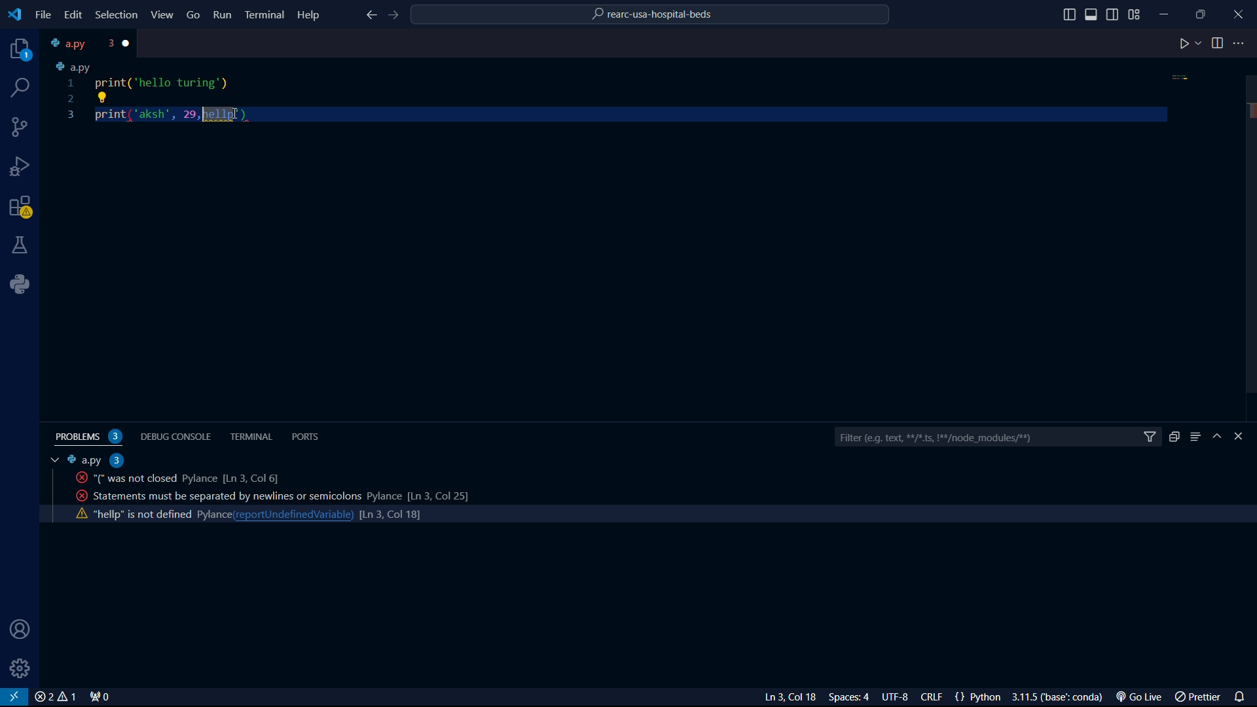 The width and height of the screenshot is (1257, 707). Describe the element at coordinates (1195, 437) in the screenshot. I see `menu` at that location.